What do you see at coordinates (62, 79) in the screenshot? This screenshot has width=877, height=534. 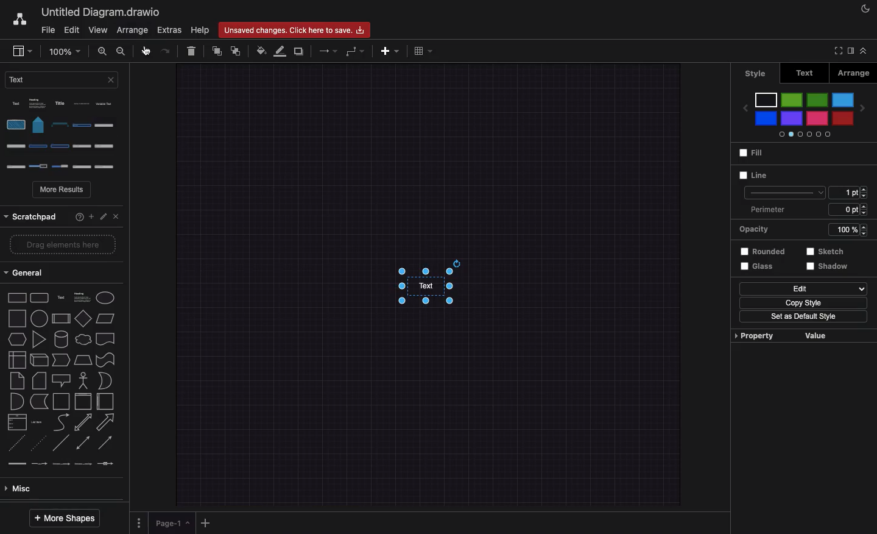 I see `Text` at bounding box center [62, 79].